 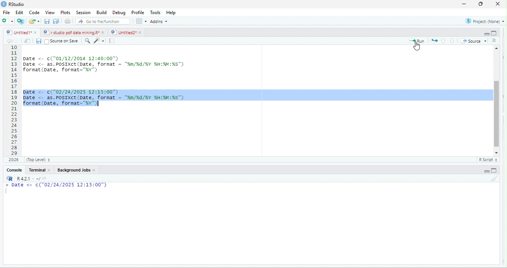 I want to click on vertical scroll bar, so click(x=496, y=99).